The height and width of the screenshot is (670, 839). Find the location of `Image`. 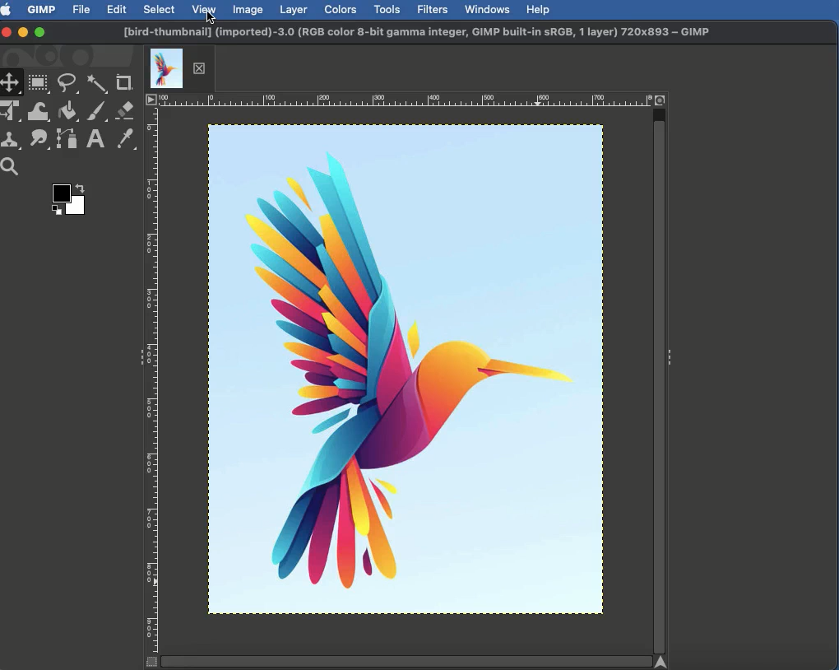

Image is located at coordinates (405, 371).